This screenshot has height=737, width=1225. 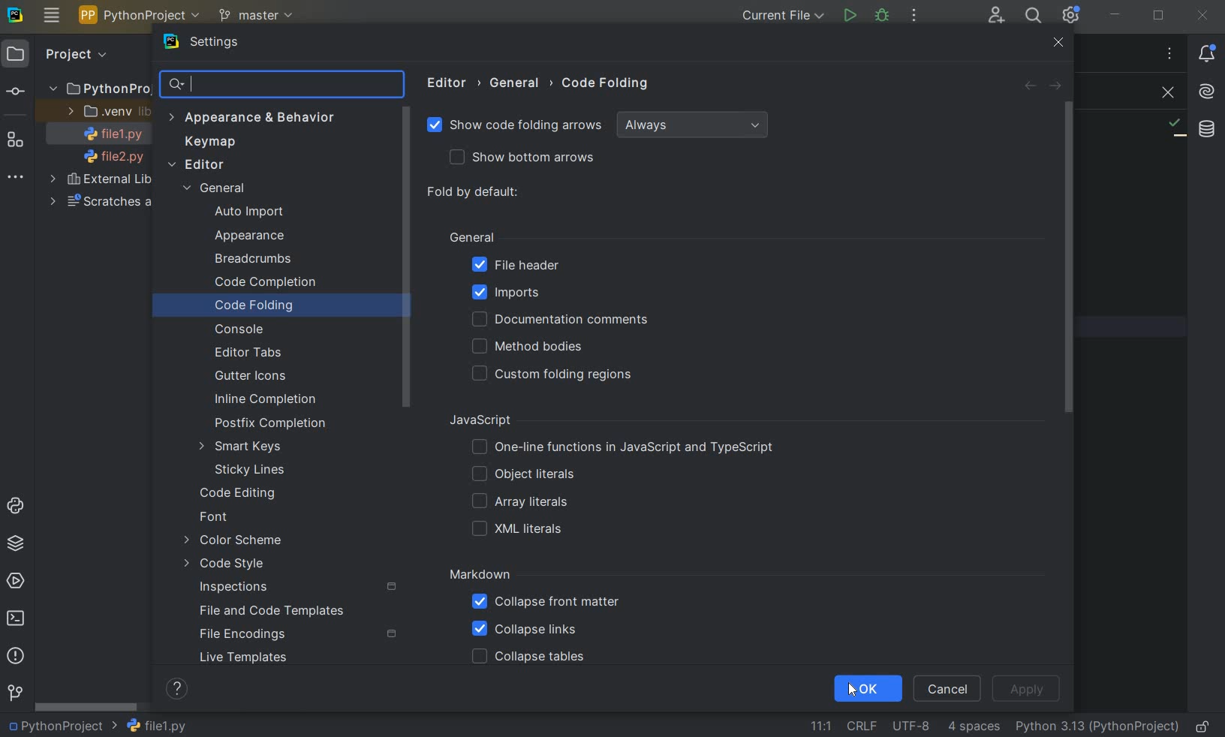 What do you see at coordinates (1205, 726) in the screenshot?
I see `MAKE FILE READY ONLY` at bounding box center [1205, 726].